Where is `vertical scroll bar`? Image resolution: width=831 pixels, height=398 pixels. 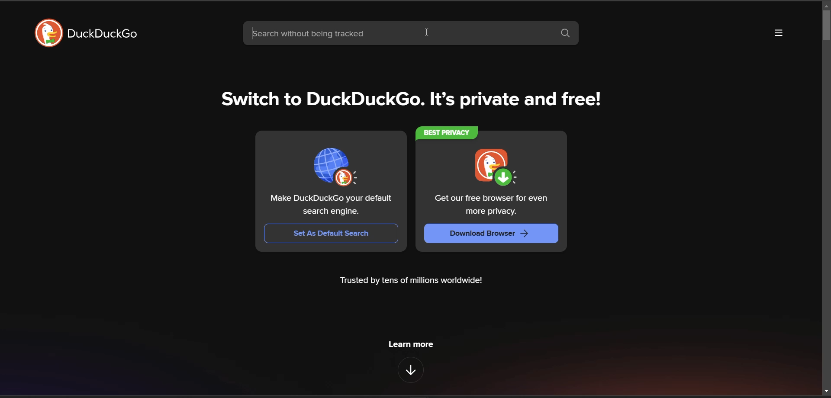
vertical scroll bar is located at coordinates (826, 26).